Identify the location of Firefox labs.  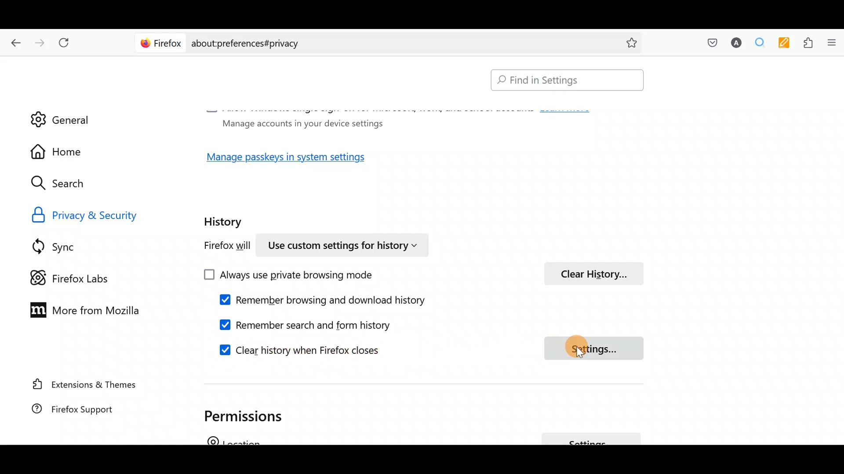
(77, 277).